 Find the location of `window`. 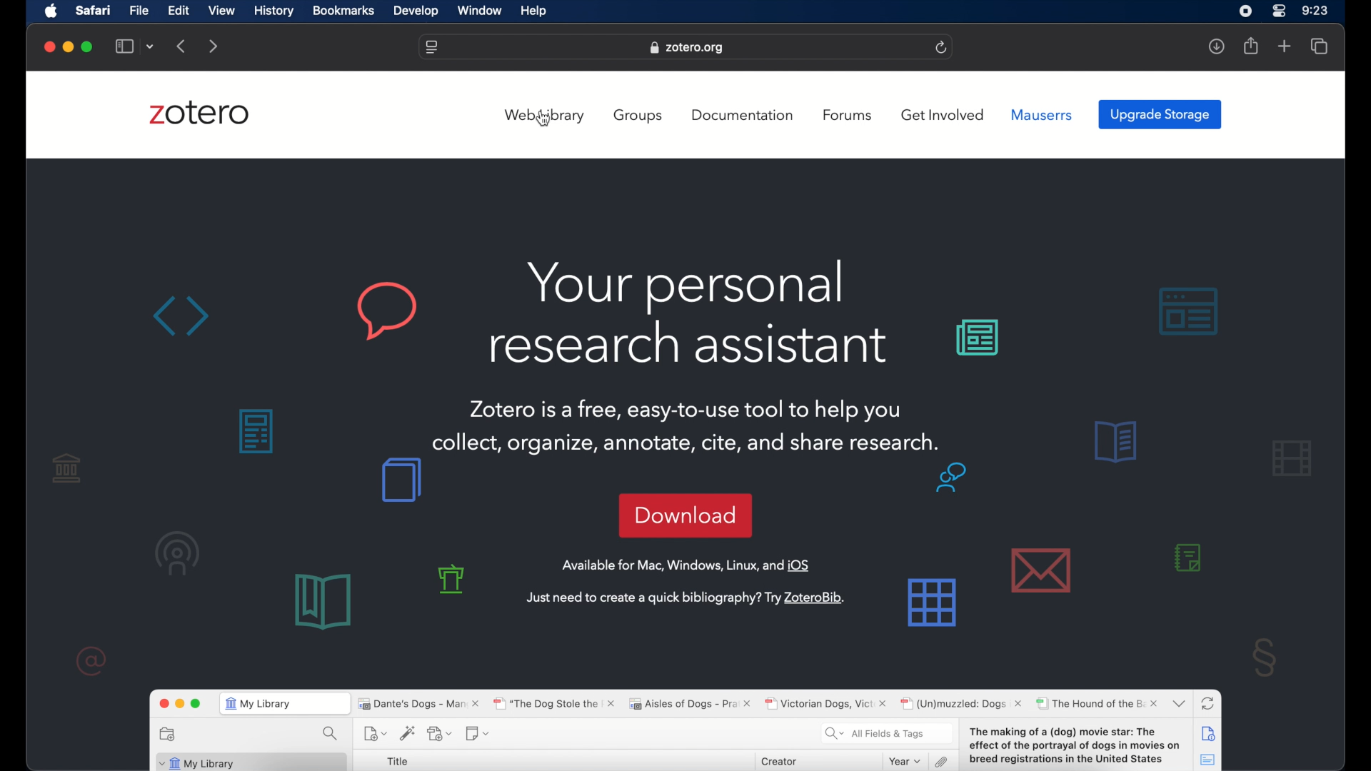

window is located at coordinates (481, 11).